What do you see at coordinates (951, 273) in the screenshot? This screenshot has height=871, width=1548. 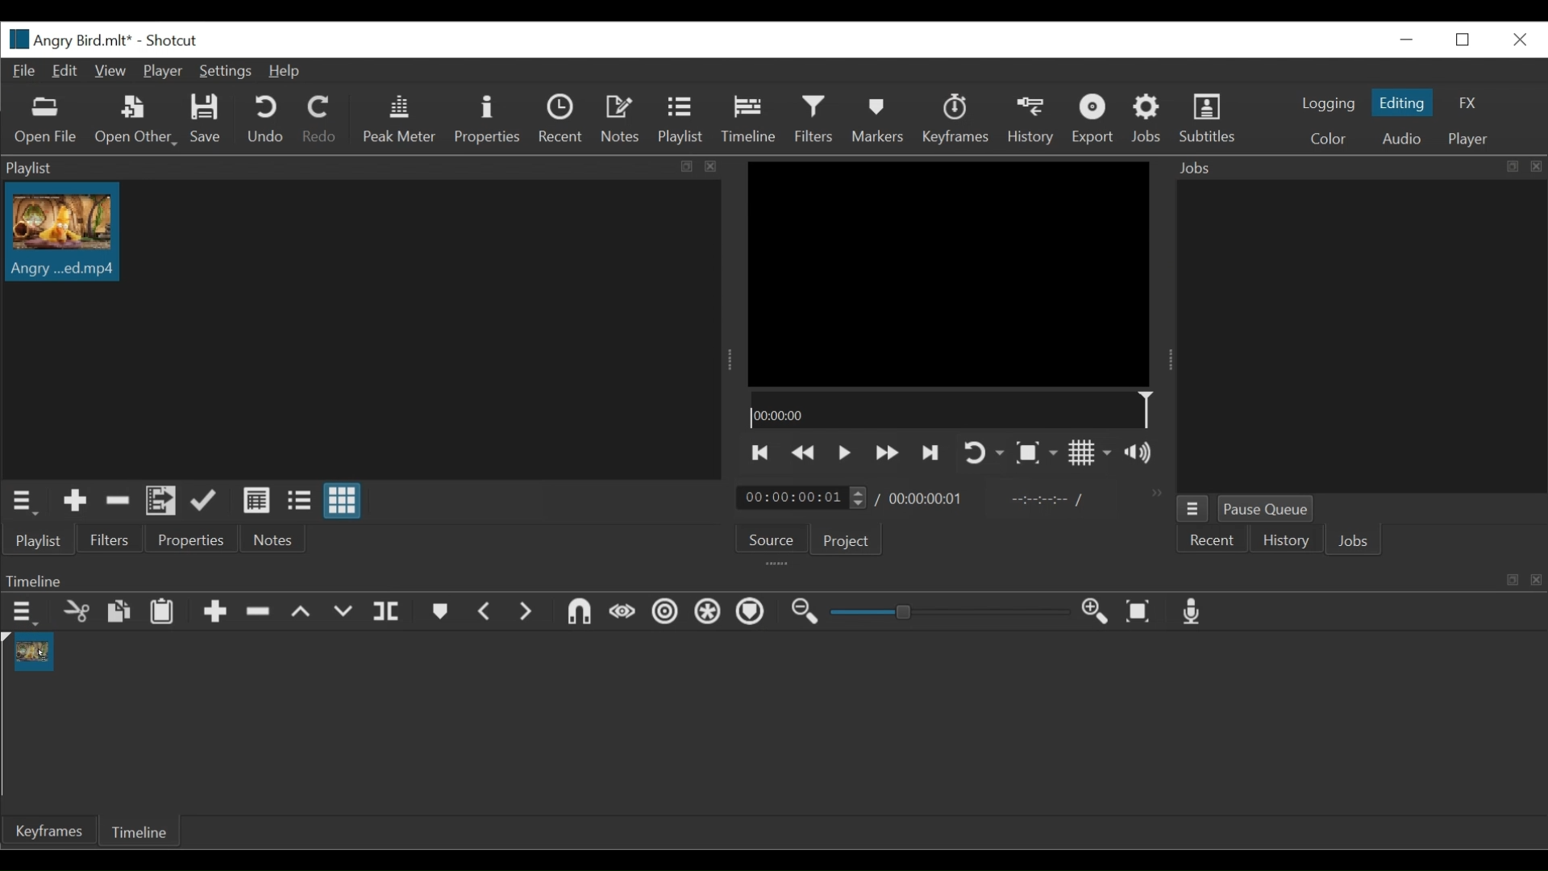 I see `Media Viewer` at bounding box center [951, 273].